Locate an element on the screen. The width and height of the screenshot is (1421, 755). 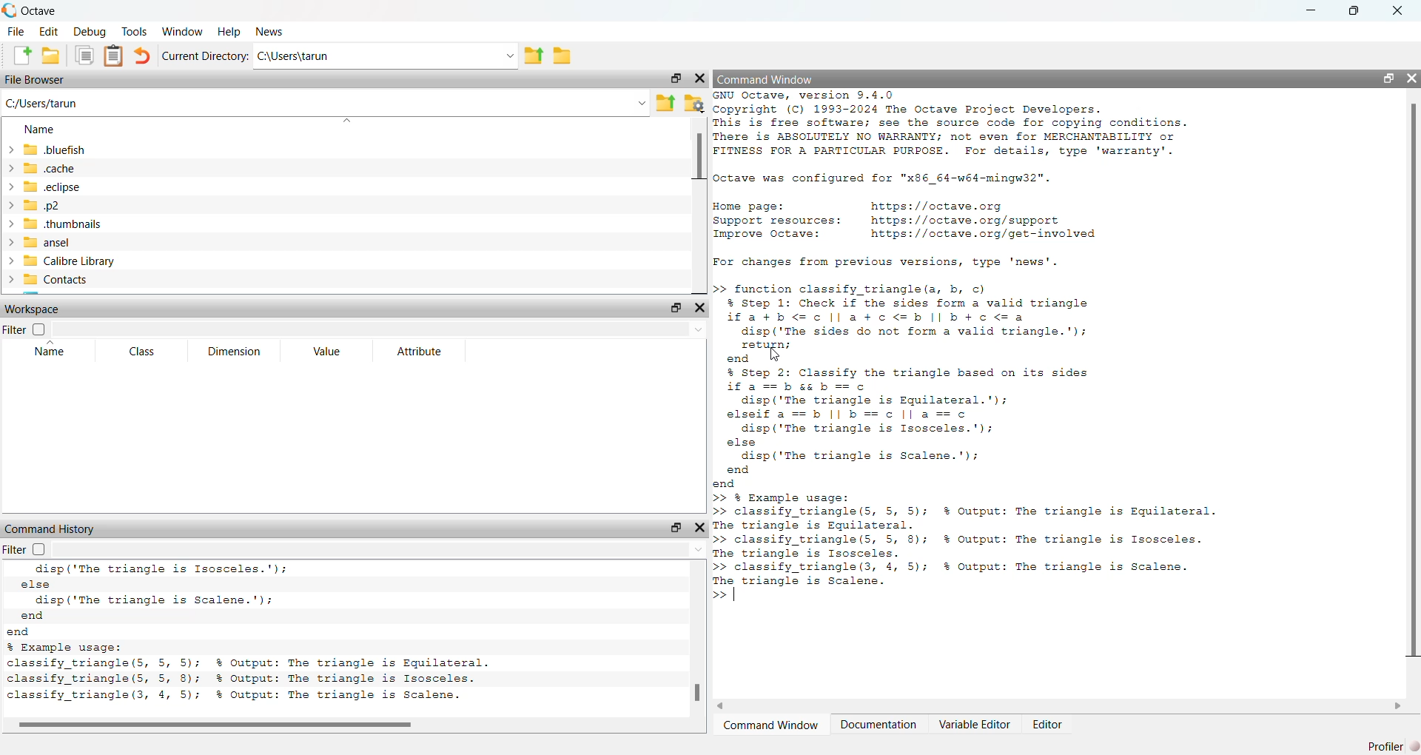
variable editor is located at coordinates (972, 725).